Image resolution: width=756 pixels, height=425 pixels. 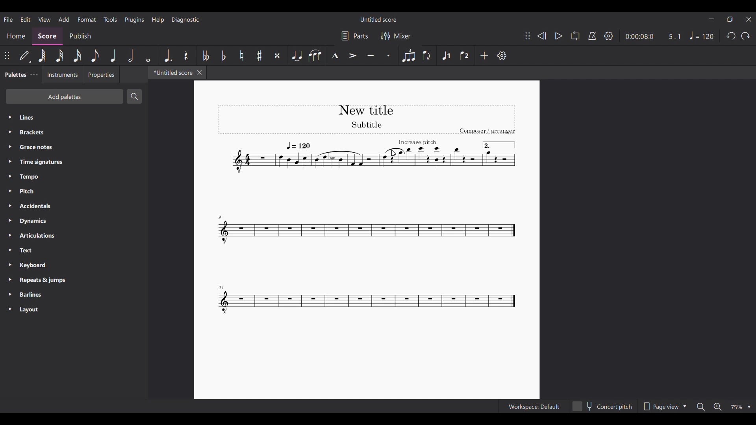 What do you see at coordinates (65, 97) in the screenshot?
I see `Add palettes` at bounding box center [65, 97].